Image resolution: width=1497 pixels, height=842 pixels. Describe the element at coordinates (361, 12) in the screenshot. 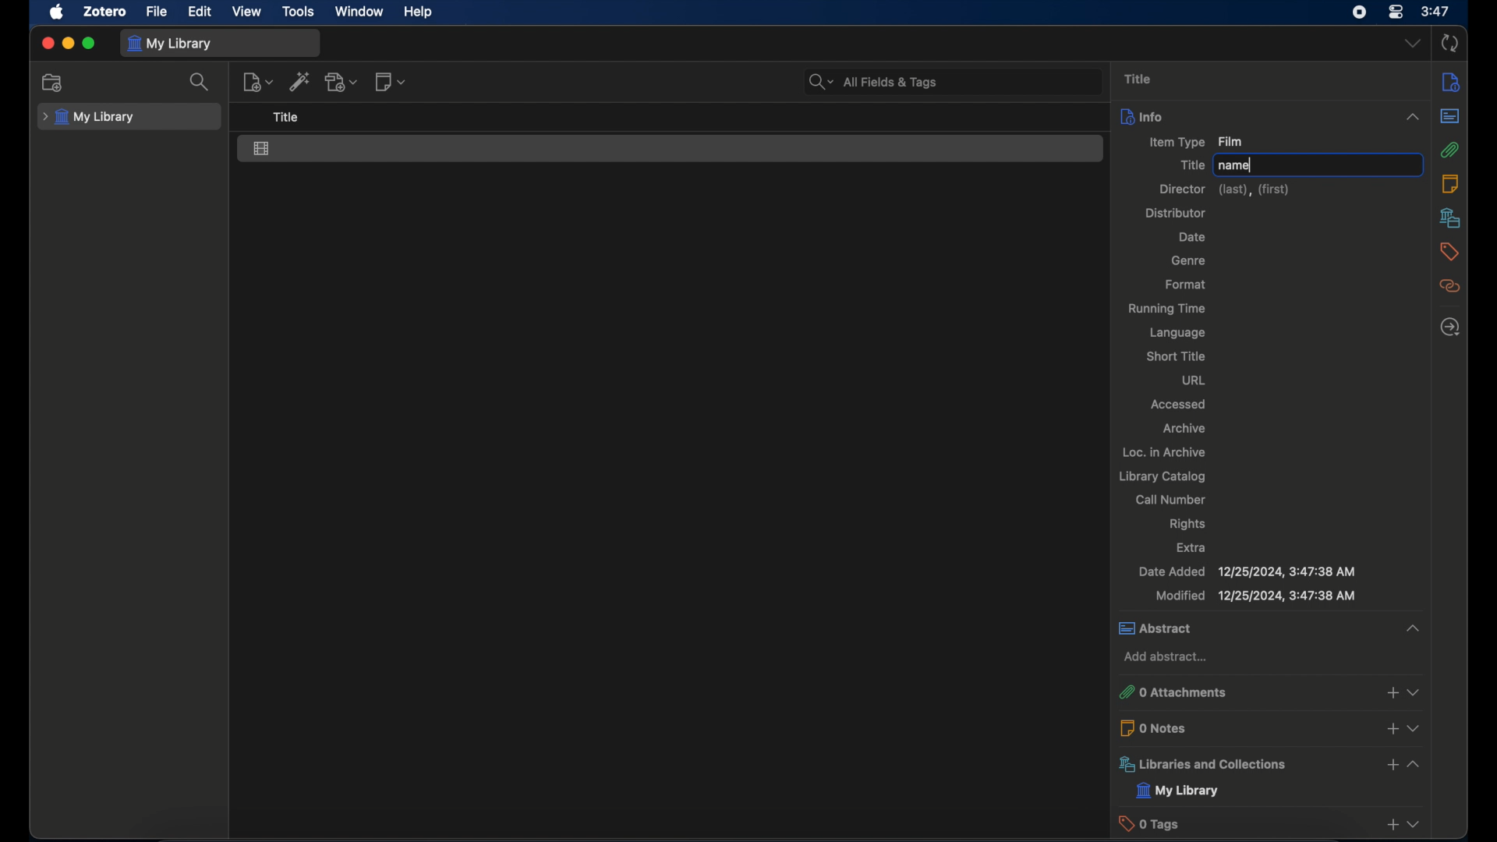

I see `window` at that location.